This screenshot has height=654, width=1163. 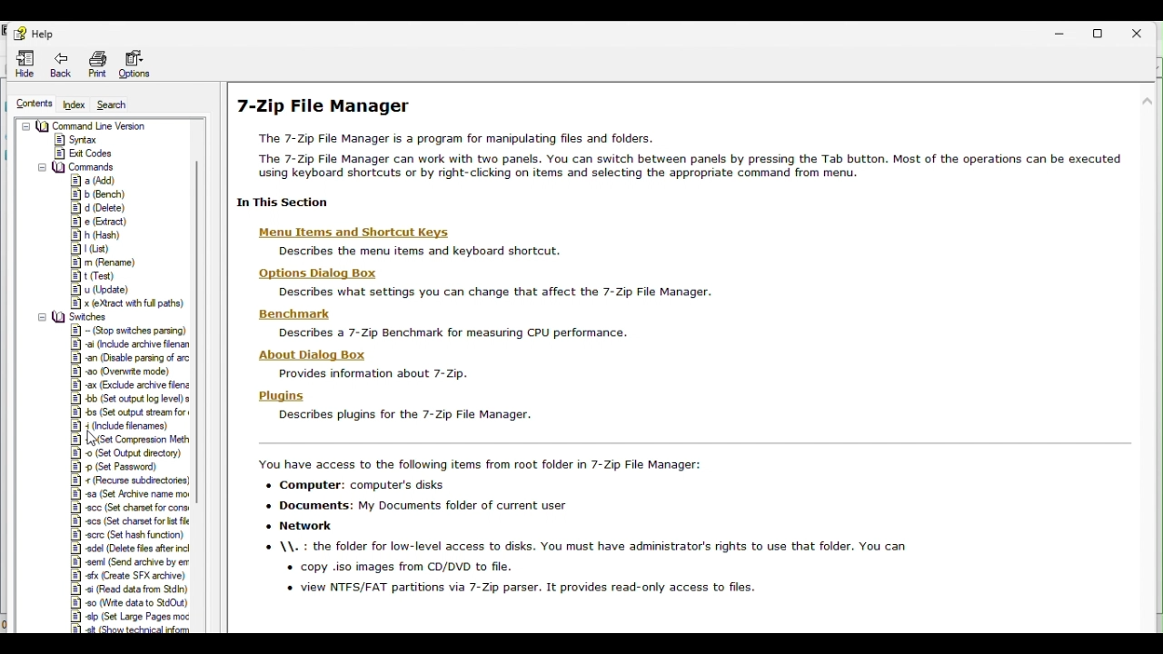 What do you see at coordinates (119, 103) in the screenshot?
I see `Search` at bounding box center [119, 103].